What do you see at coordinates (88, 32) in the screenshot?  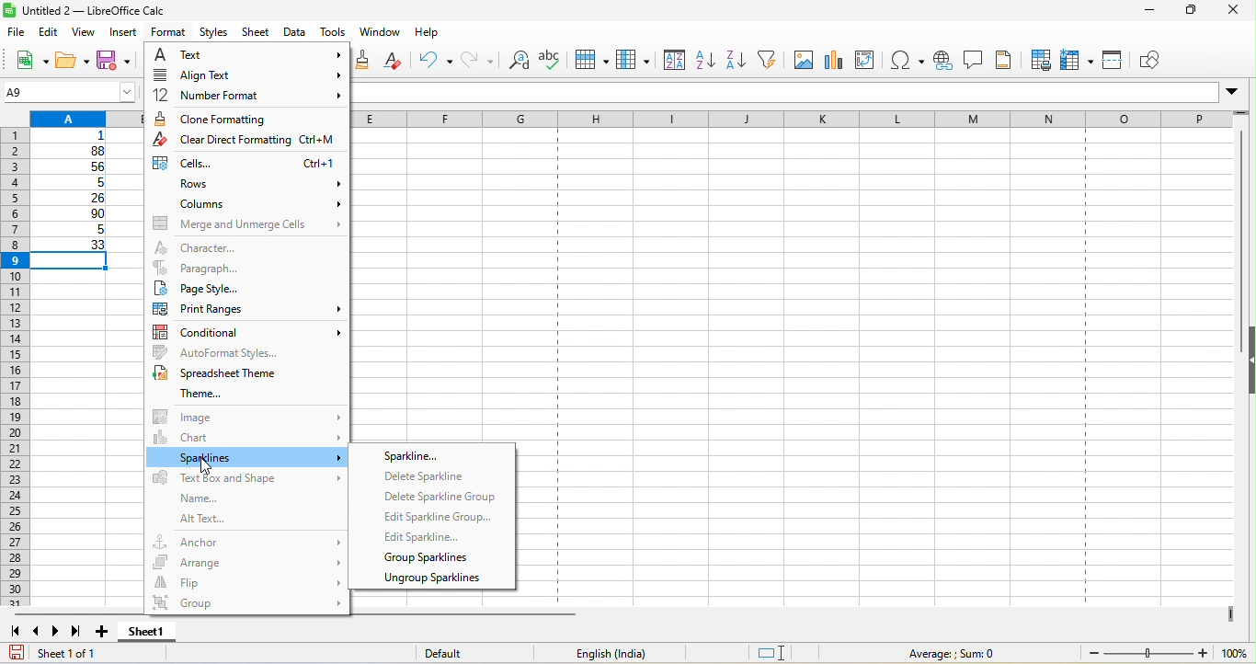 I see `view` at bounding box center [88, 32].